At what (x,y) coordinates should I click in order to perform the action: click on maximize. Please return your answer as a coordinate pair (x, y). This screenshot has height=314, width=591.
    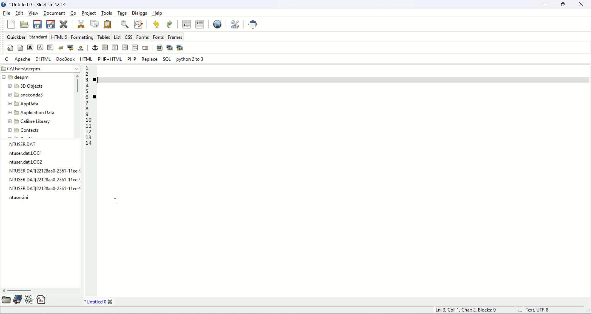
    Looking at the image, I should click on (565, 5).